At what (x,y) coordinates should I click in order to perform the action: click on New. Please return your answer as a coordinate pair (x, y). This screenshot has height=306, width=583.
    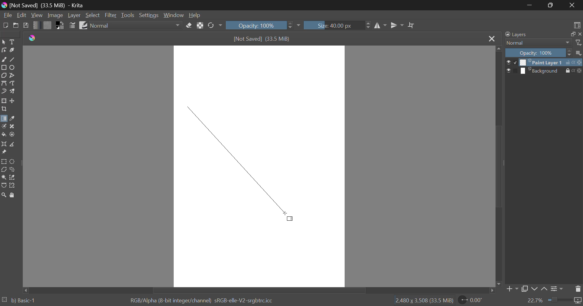
    Looking at the image, I should click on (5, 25).